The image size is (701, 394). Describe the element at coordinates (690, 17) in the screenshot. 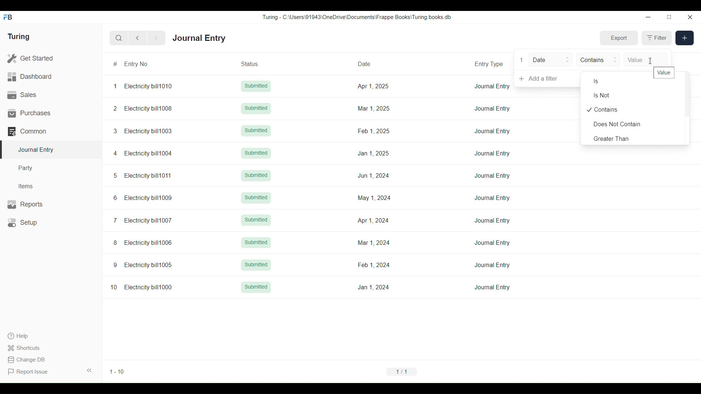

I see `Close` at that location.